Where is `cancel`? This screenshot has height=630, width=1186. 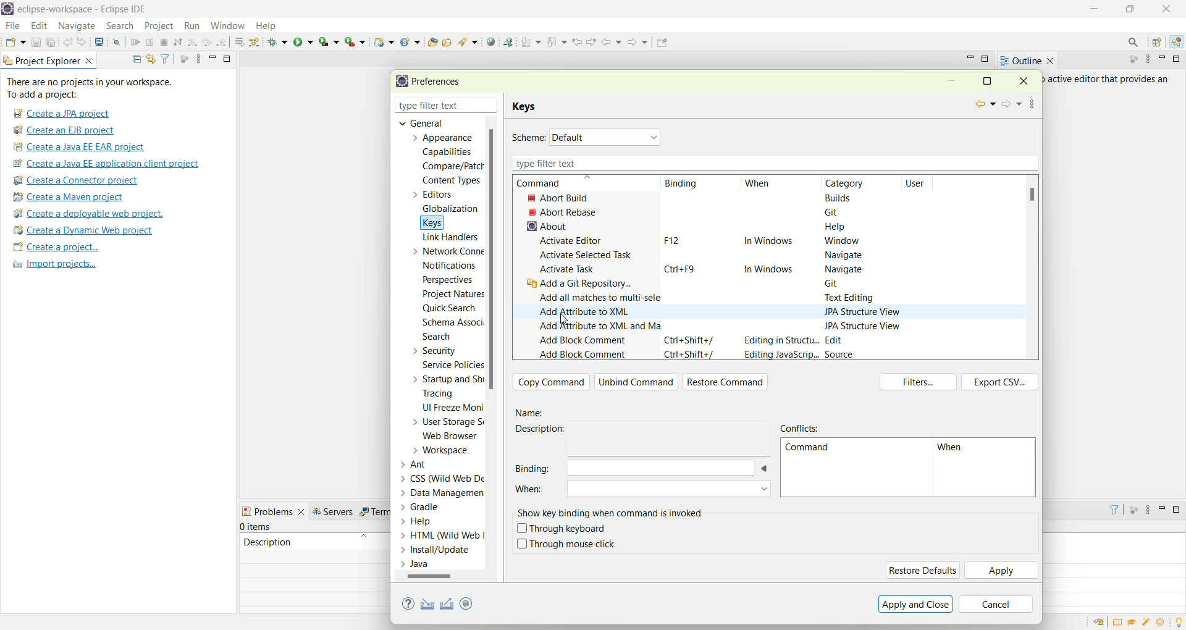 cancel is located at coordinates (996, 605).